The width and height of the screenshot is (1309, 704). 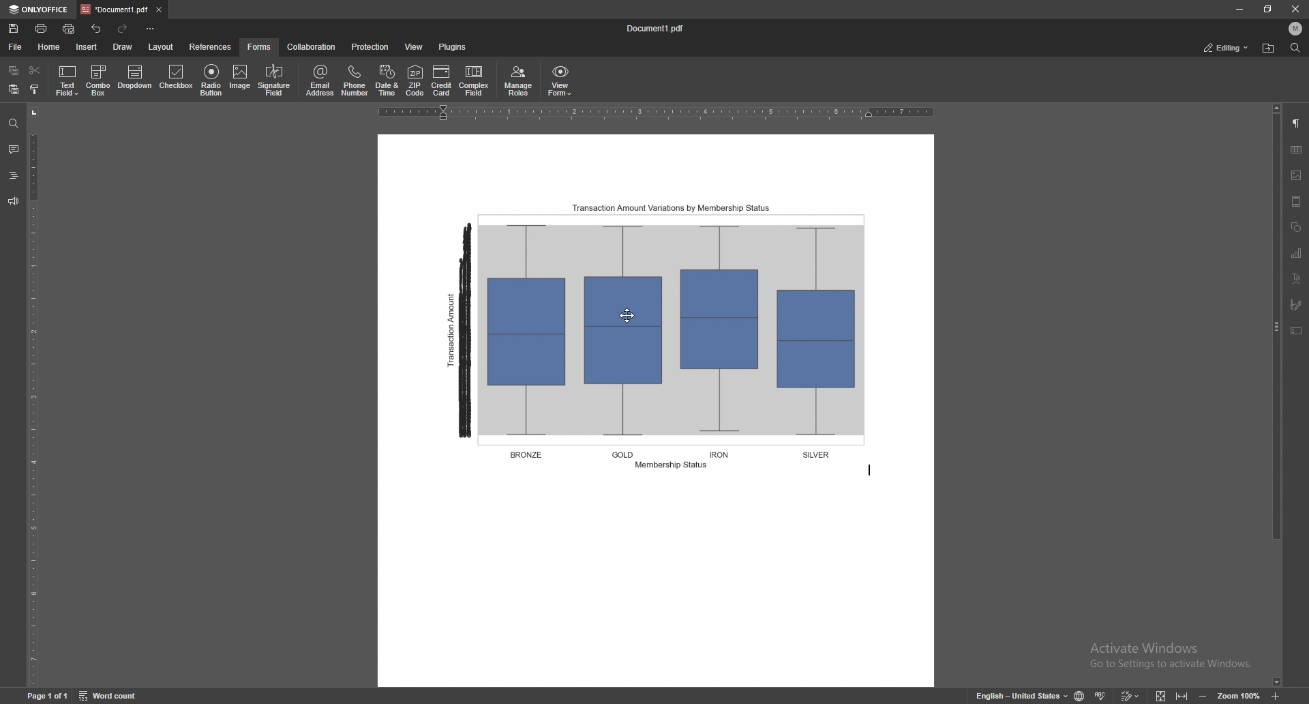 What do you see at coordinates (1295, 226) in the screenshot?
I see `shapes` at bounding box center [1295, 226].